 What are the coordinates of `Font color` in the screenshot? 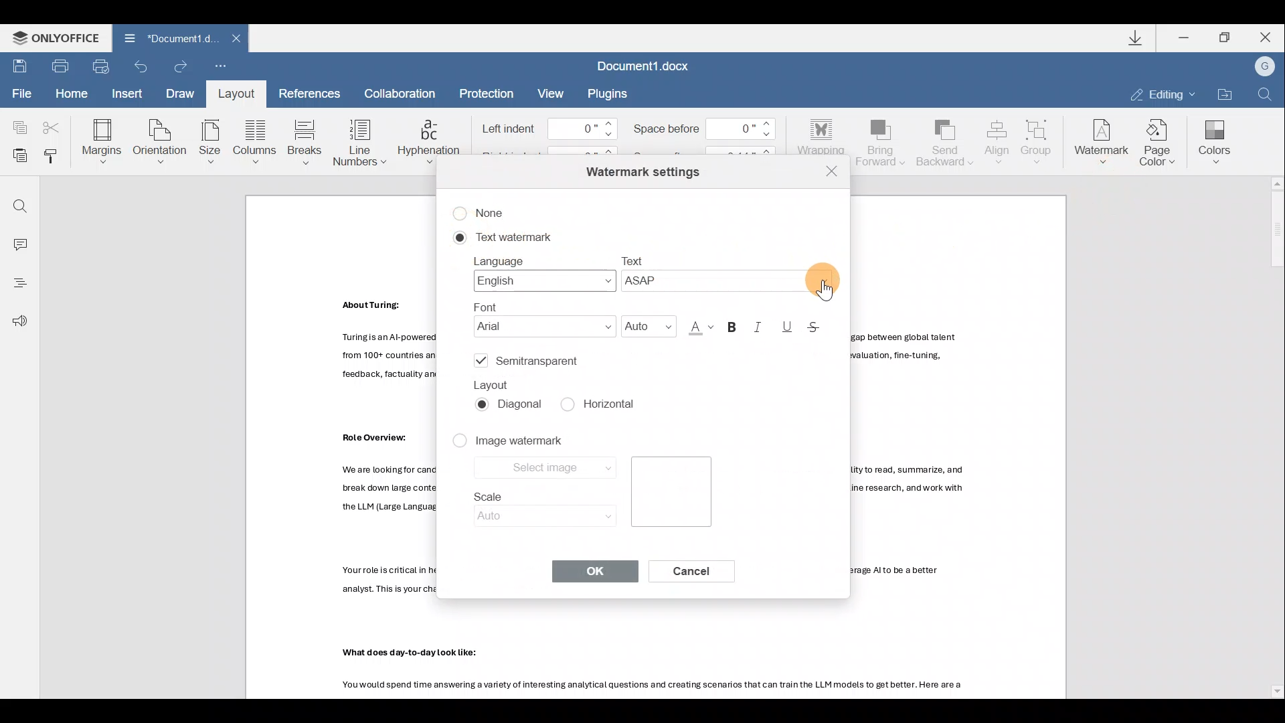 It's located at (697, 325).